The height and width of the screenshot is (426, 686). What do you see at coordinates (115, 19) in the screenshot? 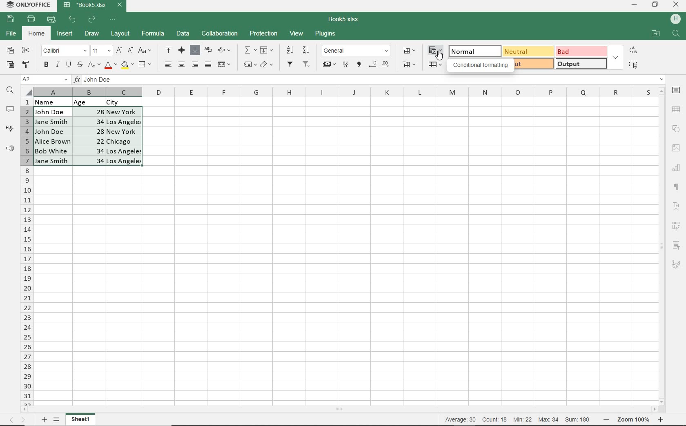
I see `CUSTOMIZE QUICK ACCESS TOOLBAR` at bounding box center [115, 19].